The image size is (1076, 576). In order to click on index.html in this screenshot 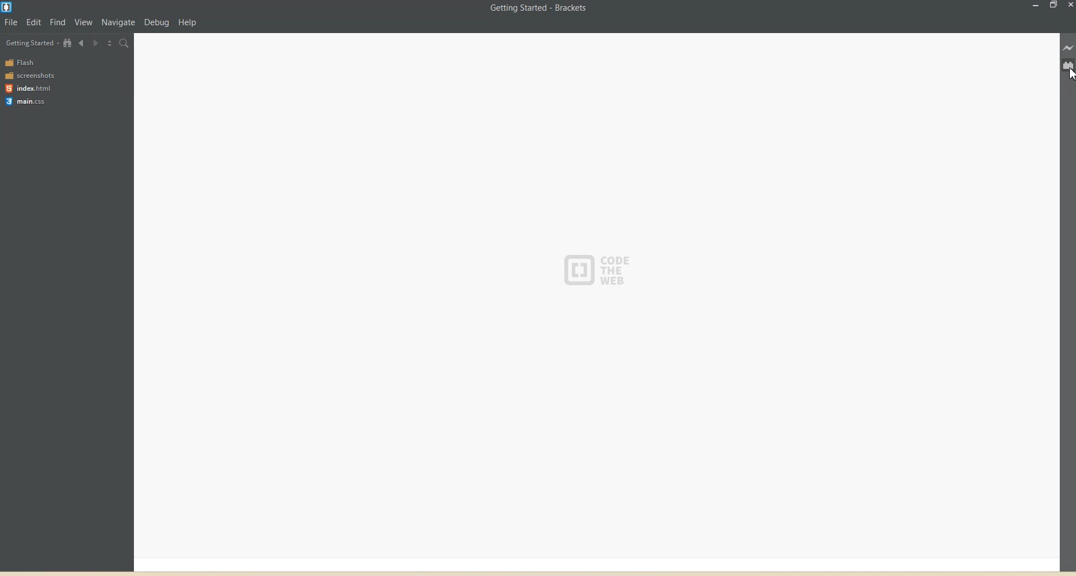, I will do `click(27, 88)`.